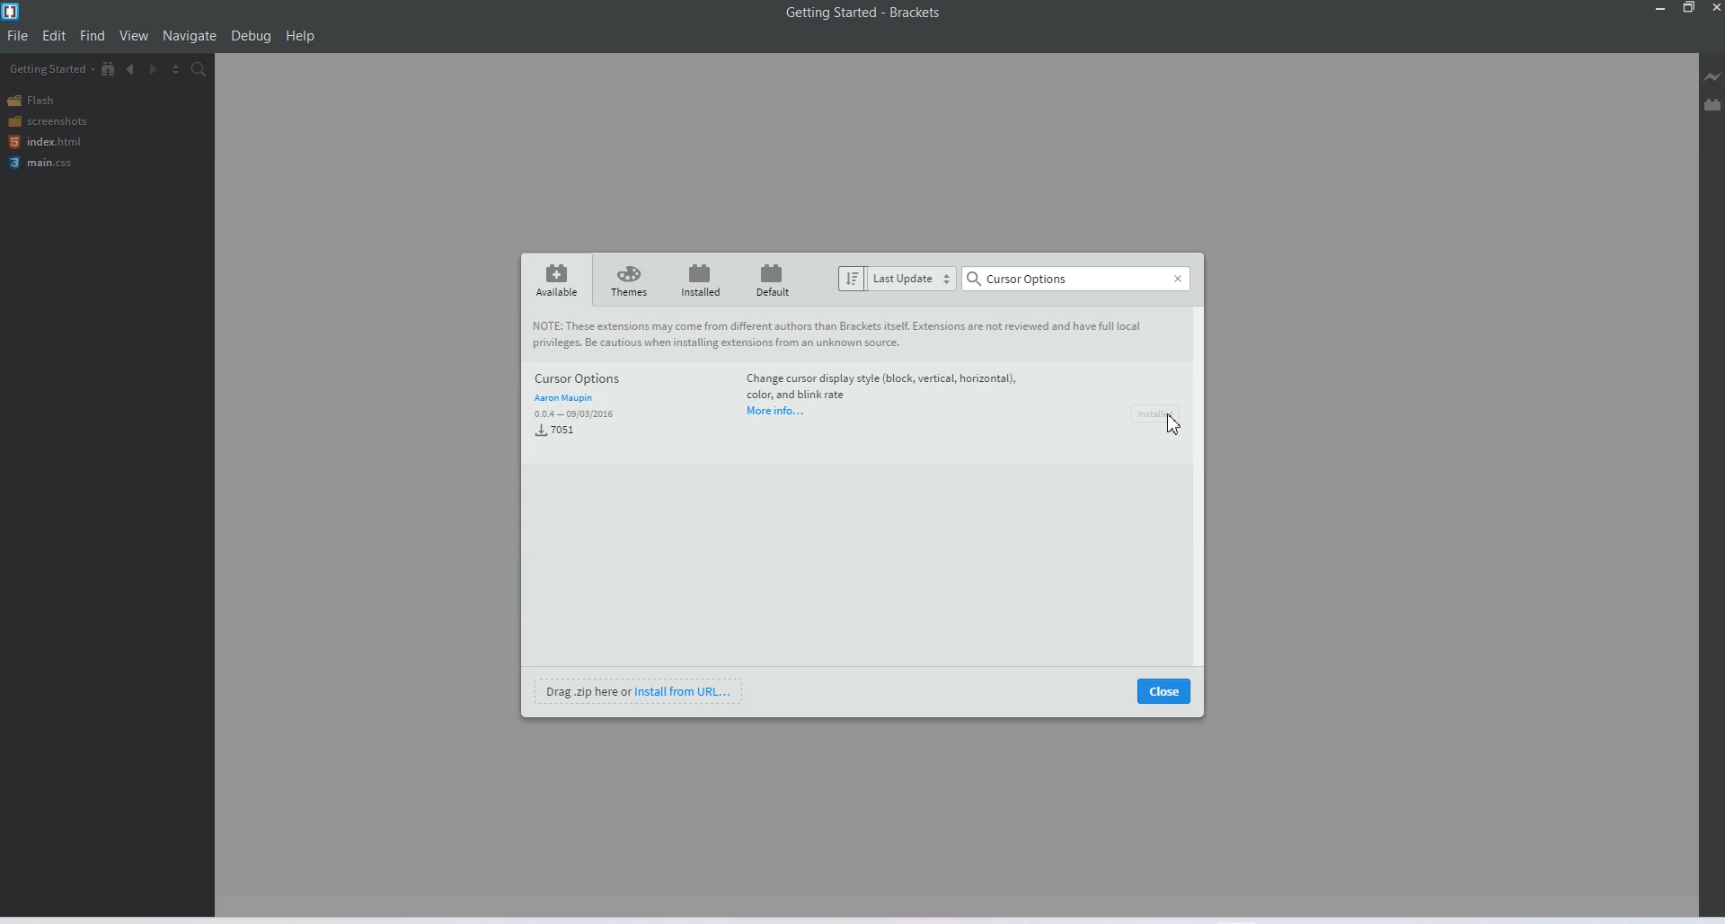  What do you see at coordinates (17, 35) in the screenshot?
I see `File` at bounding box center [17, 35].